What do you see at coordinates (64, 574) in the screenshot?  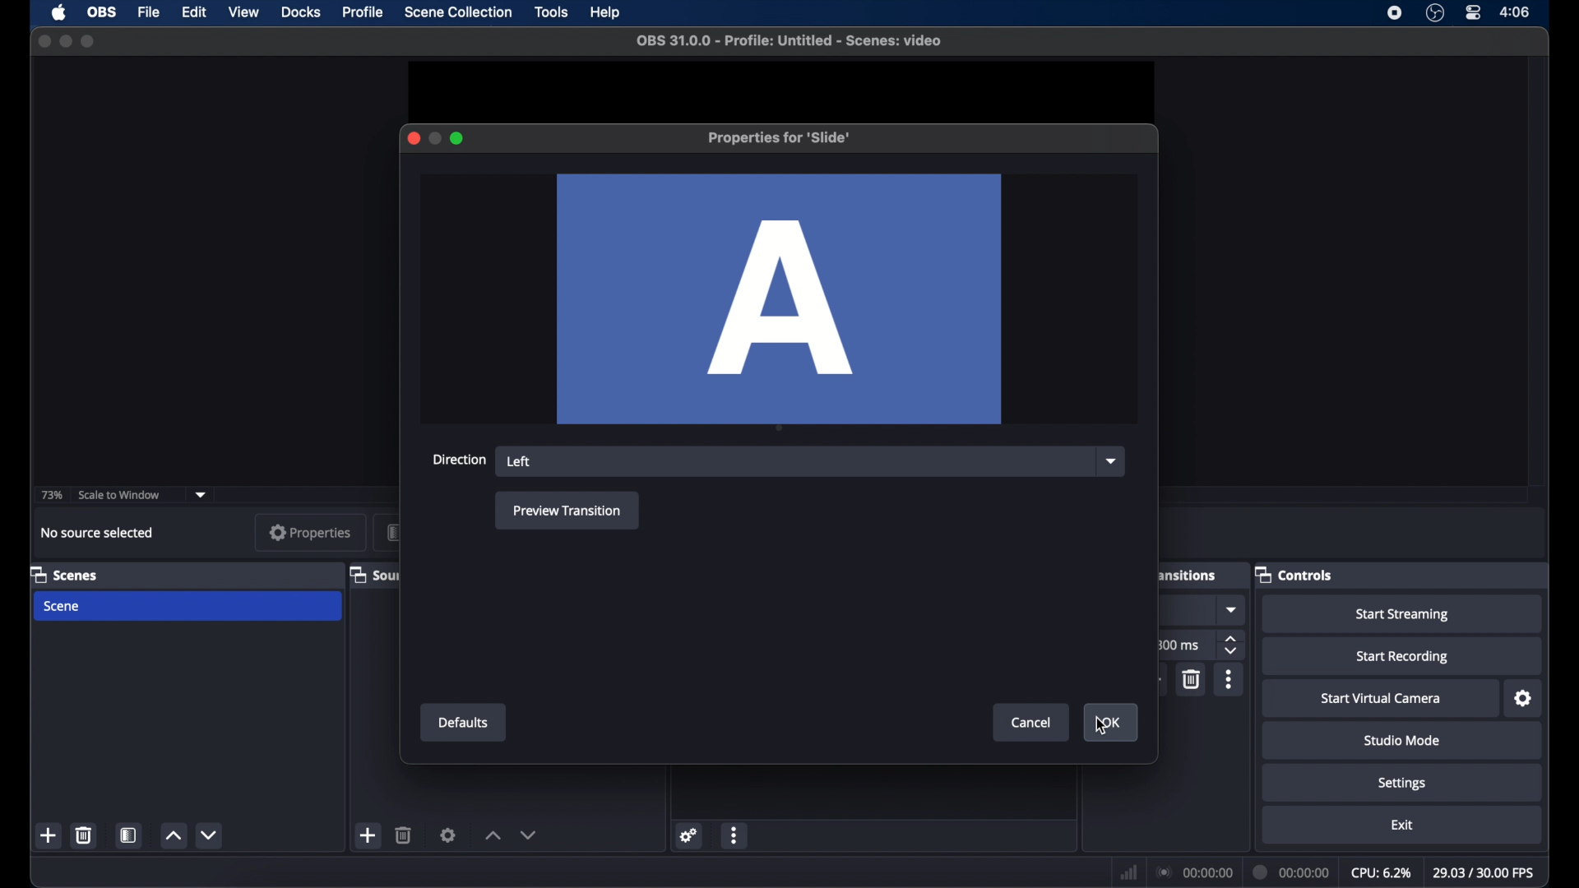 I see `scene` at bounding box center [64, 574].